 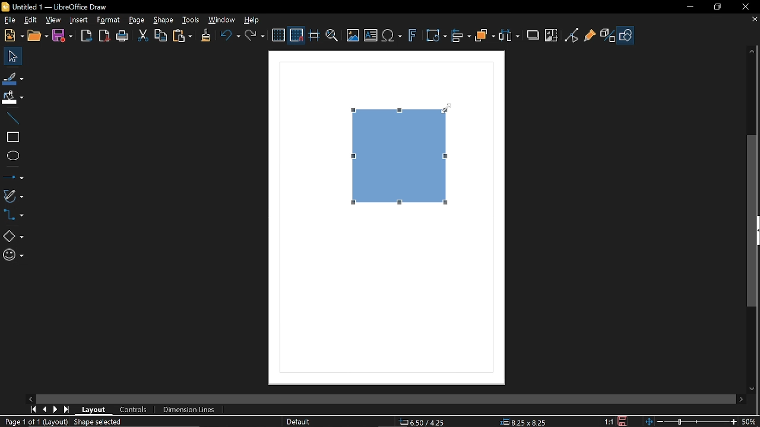 I want to click on HElp, so click(x=254, y=21).